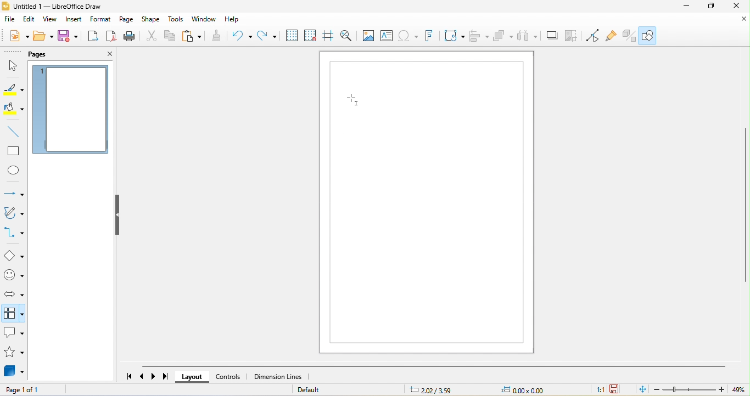  I want to click on layout, so click(192, 377).